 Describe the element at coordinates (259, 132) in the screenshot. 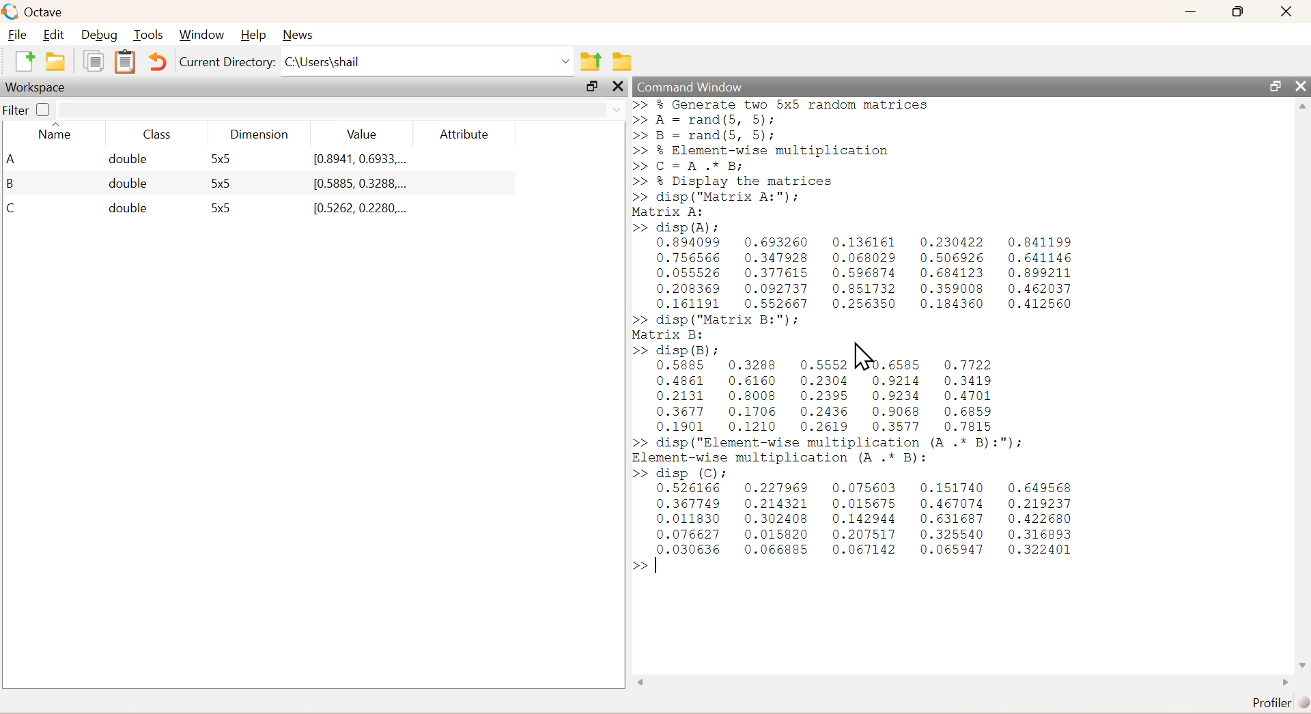

I see `DImension` at that location.